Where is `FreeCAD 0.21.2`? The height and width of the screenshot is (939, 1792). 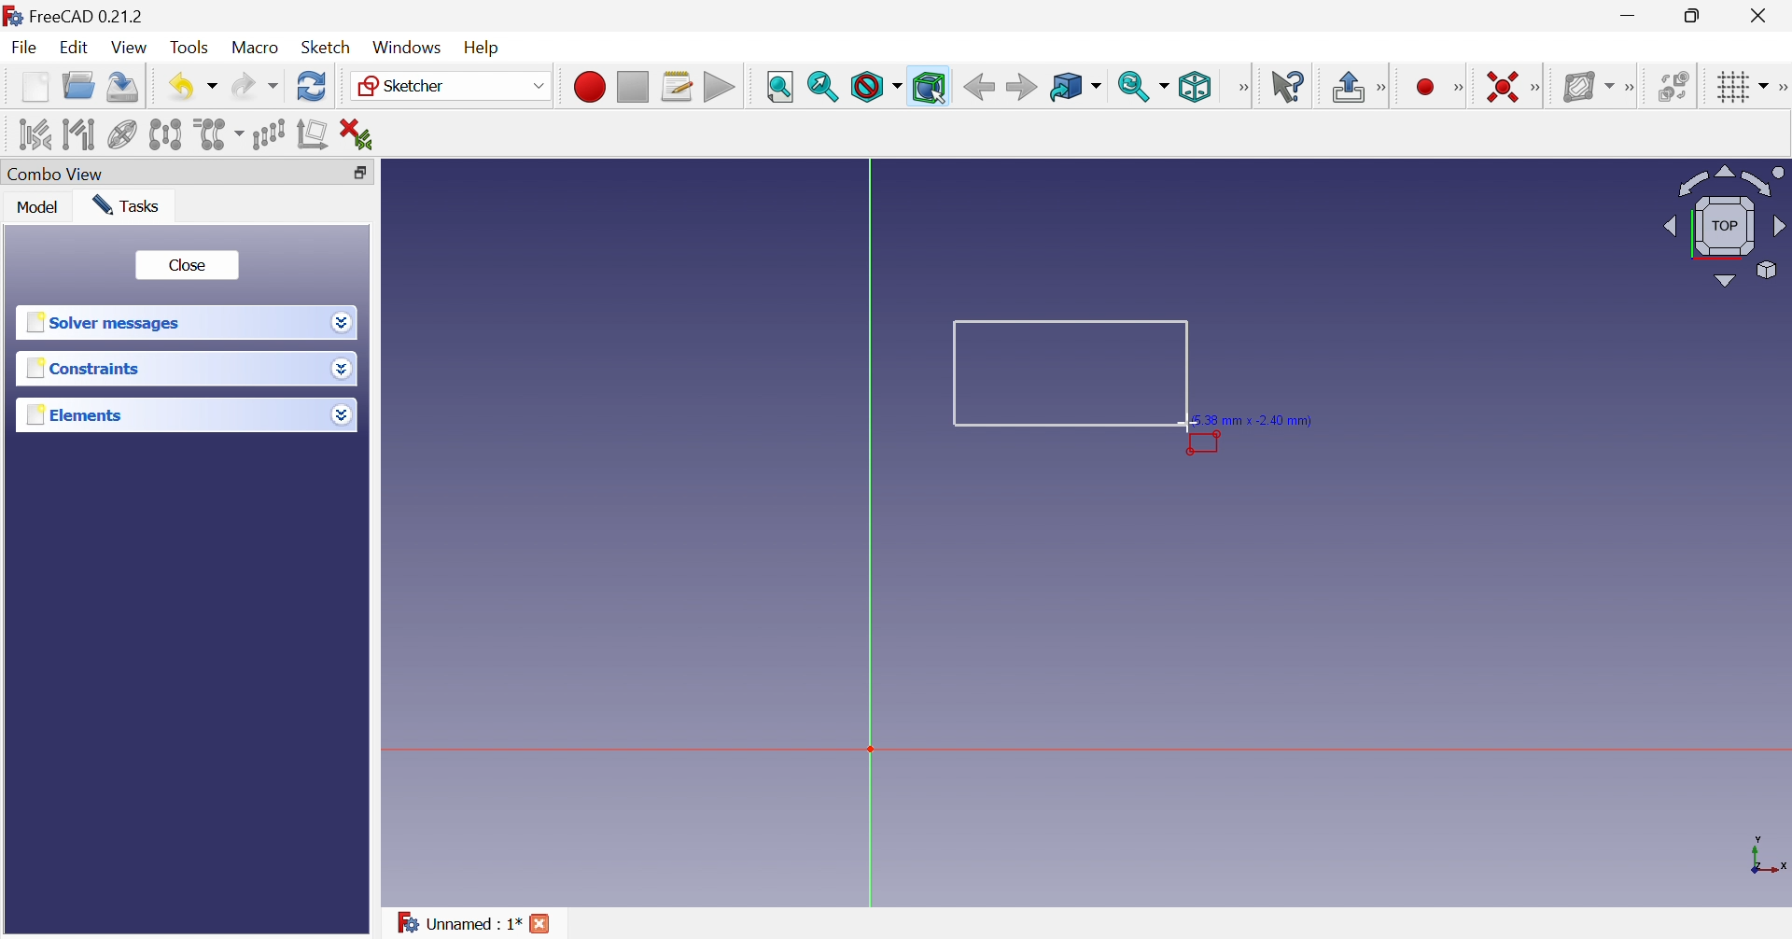
FreeCAD 0.21.2 is located at coordinates (88, 16).